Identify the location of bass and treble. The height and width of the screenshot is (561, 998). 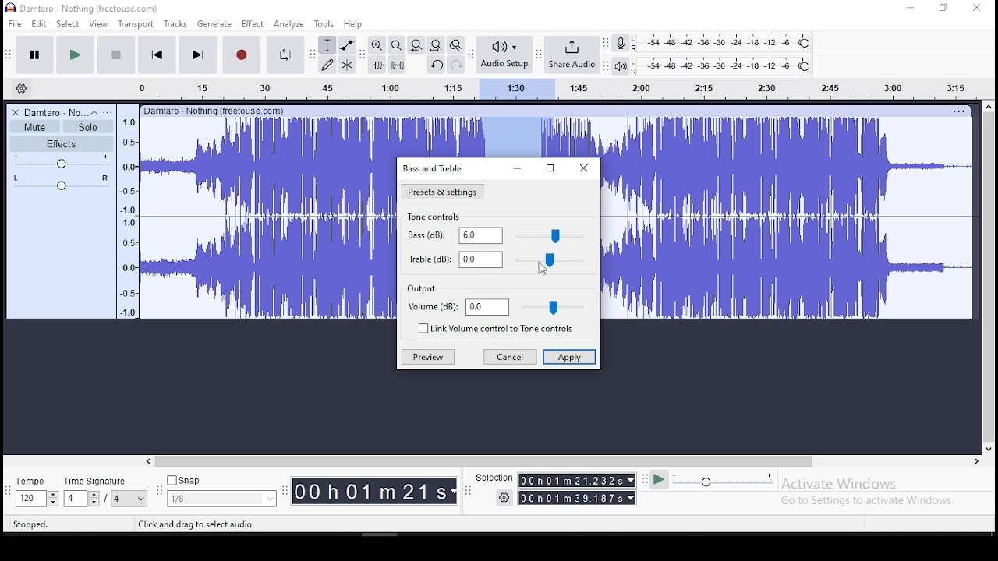
(434, 168).